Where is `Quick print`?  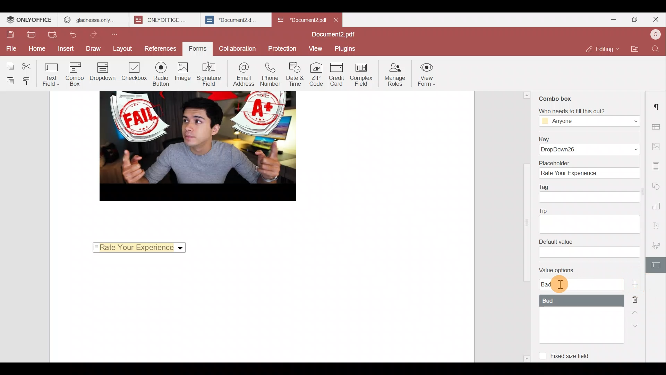 Quick print is located at coordinates (52, 35).